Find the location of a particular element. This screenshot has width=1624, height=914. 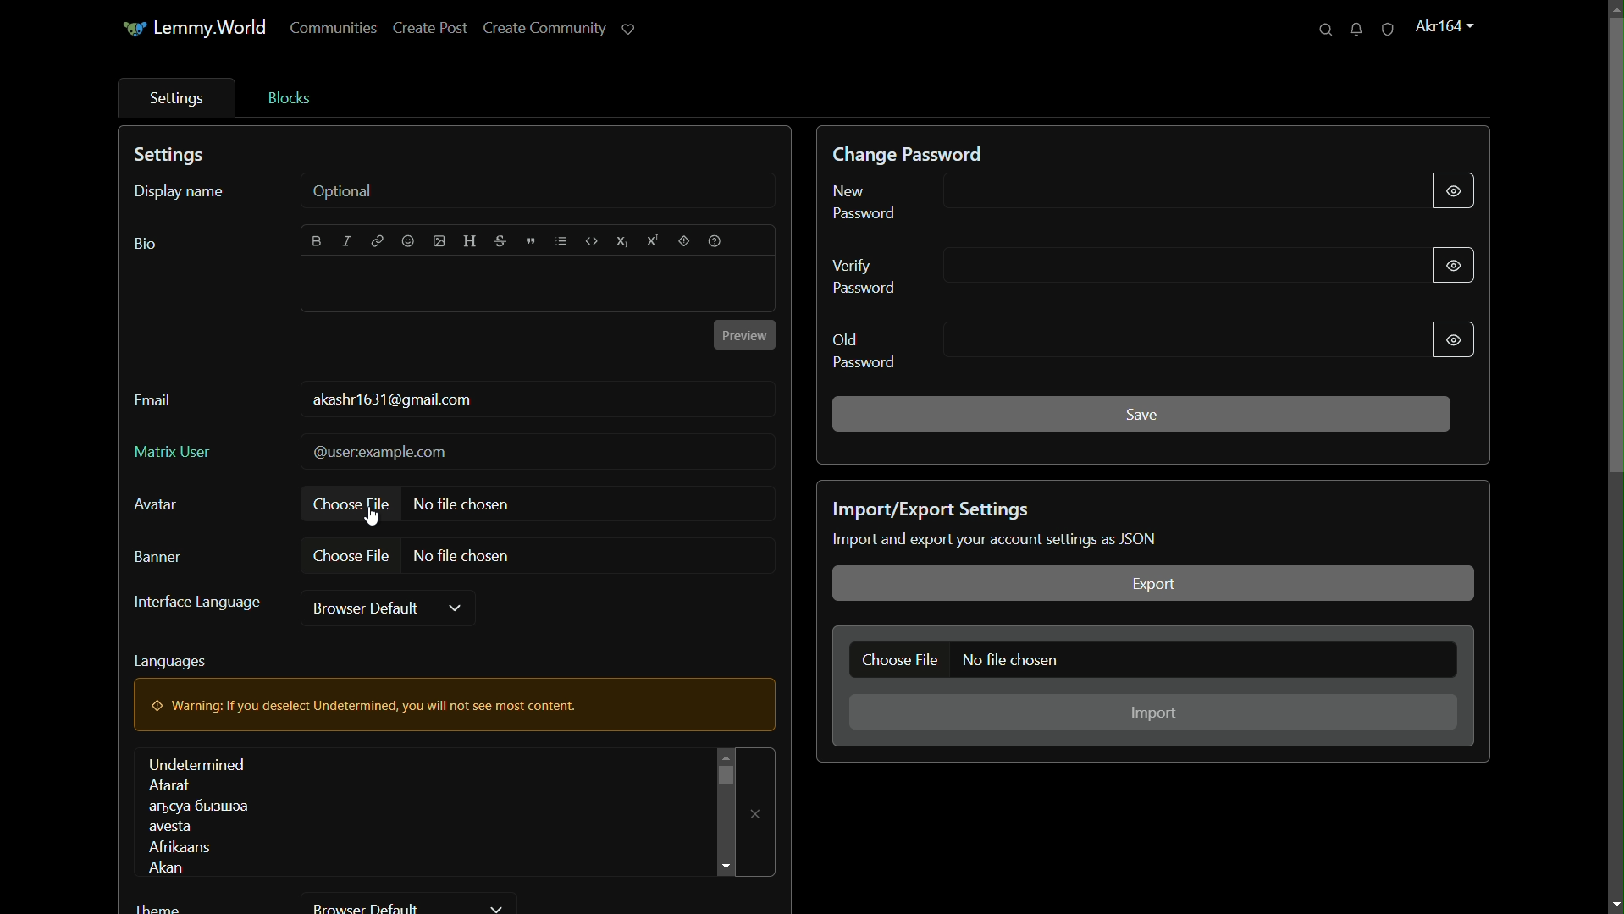

new password input bar is located at coordinates (1167, 194).